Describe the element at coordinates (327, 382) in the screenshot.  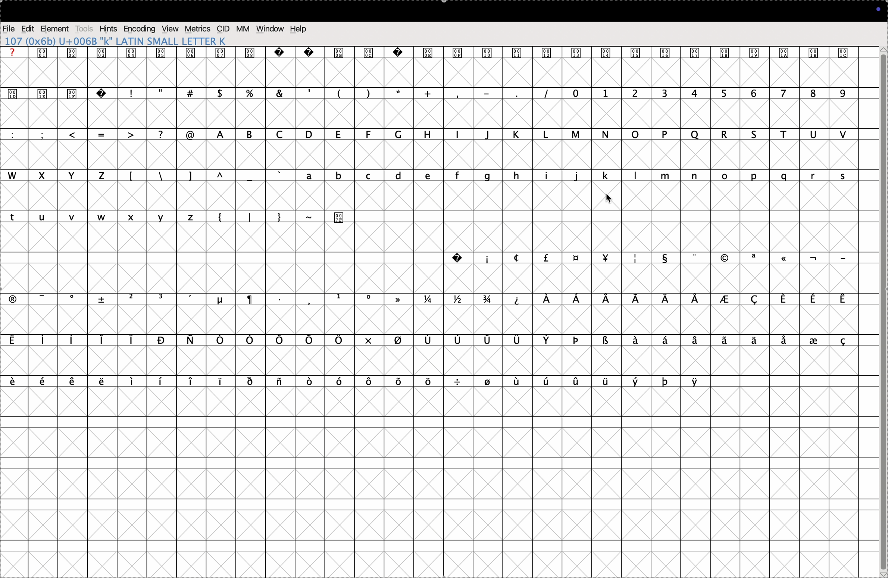
I see `symbol list of o` at that location.